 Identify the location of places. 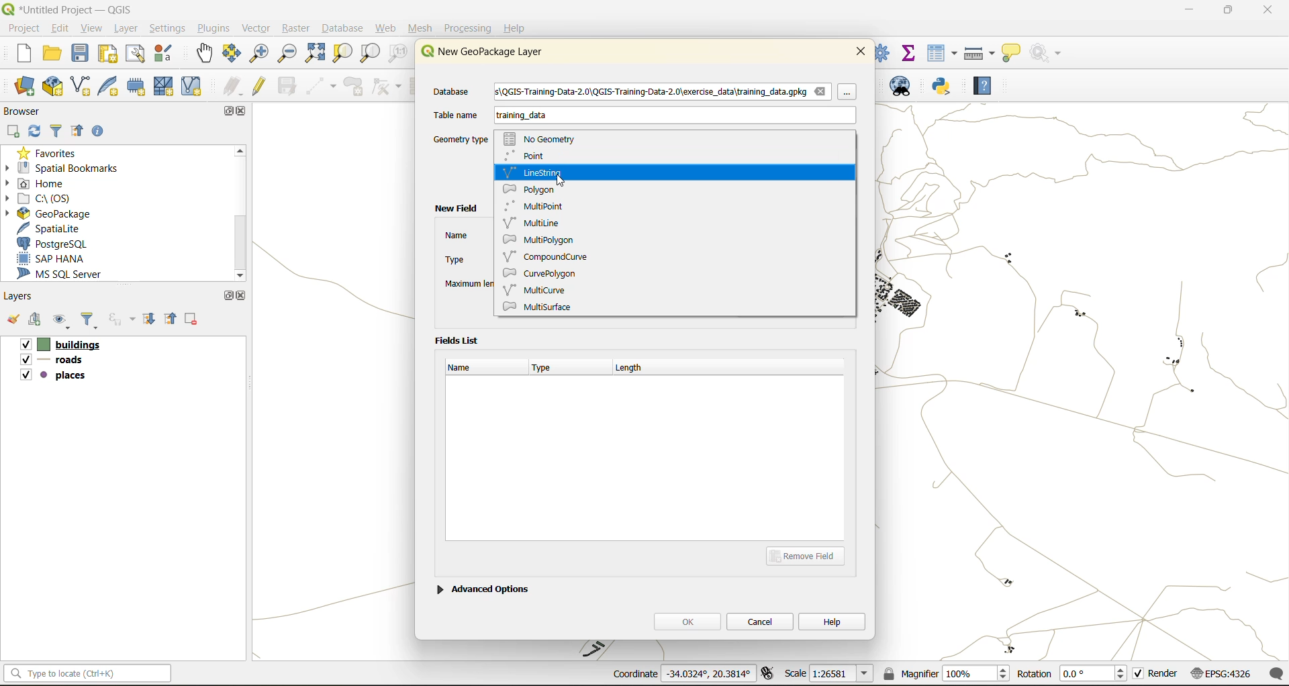
(54, 377).